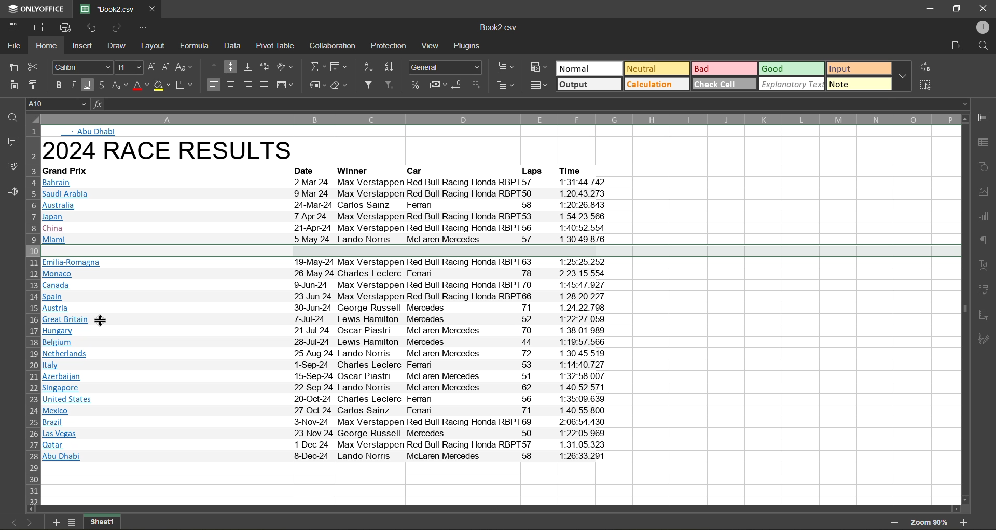  I want to click on charts, so click(987, 219).